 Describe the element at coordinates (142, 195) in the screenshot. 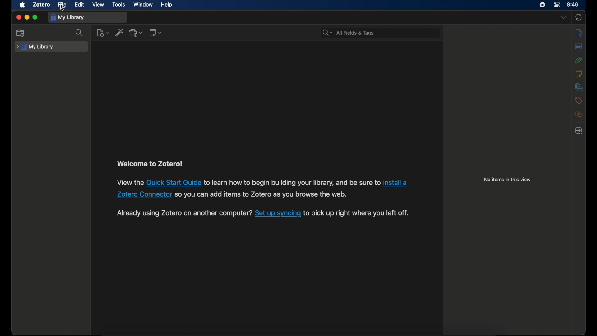

I see `Zotero connector link` at that location.